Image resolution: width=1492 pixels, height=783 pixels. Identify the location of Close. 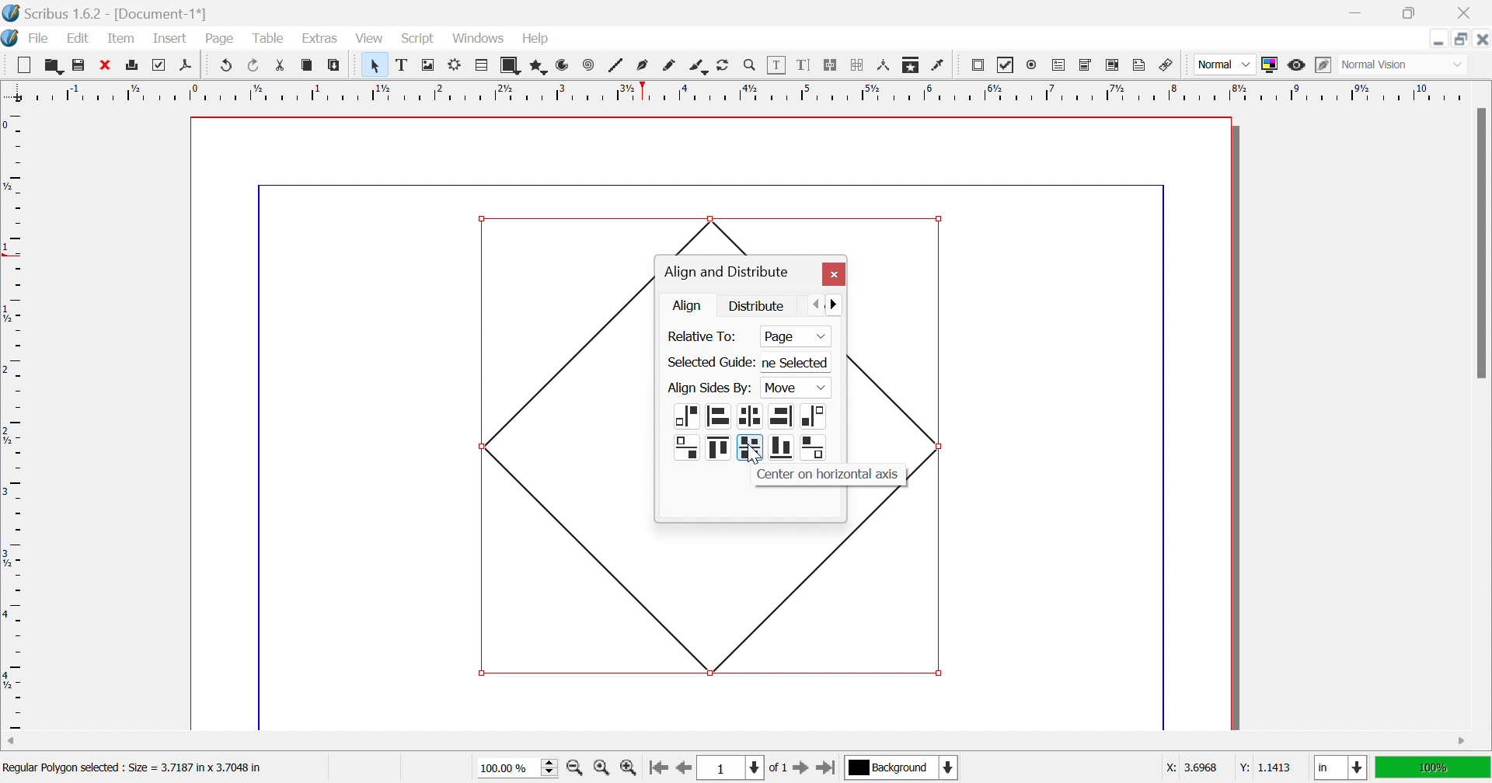
(103, 63).